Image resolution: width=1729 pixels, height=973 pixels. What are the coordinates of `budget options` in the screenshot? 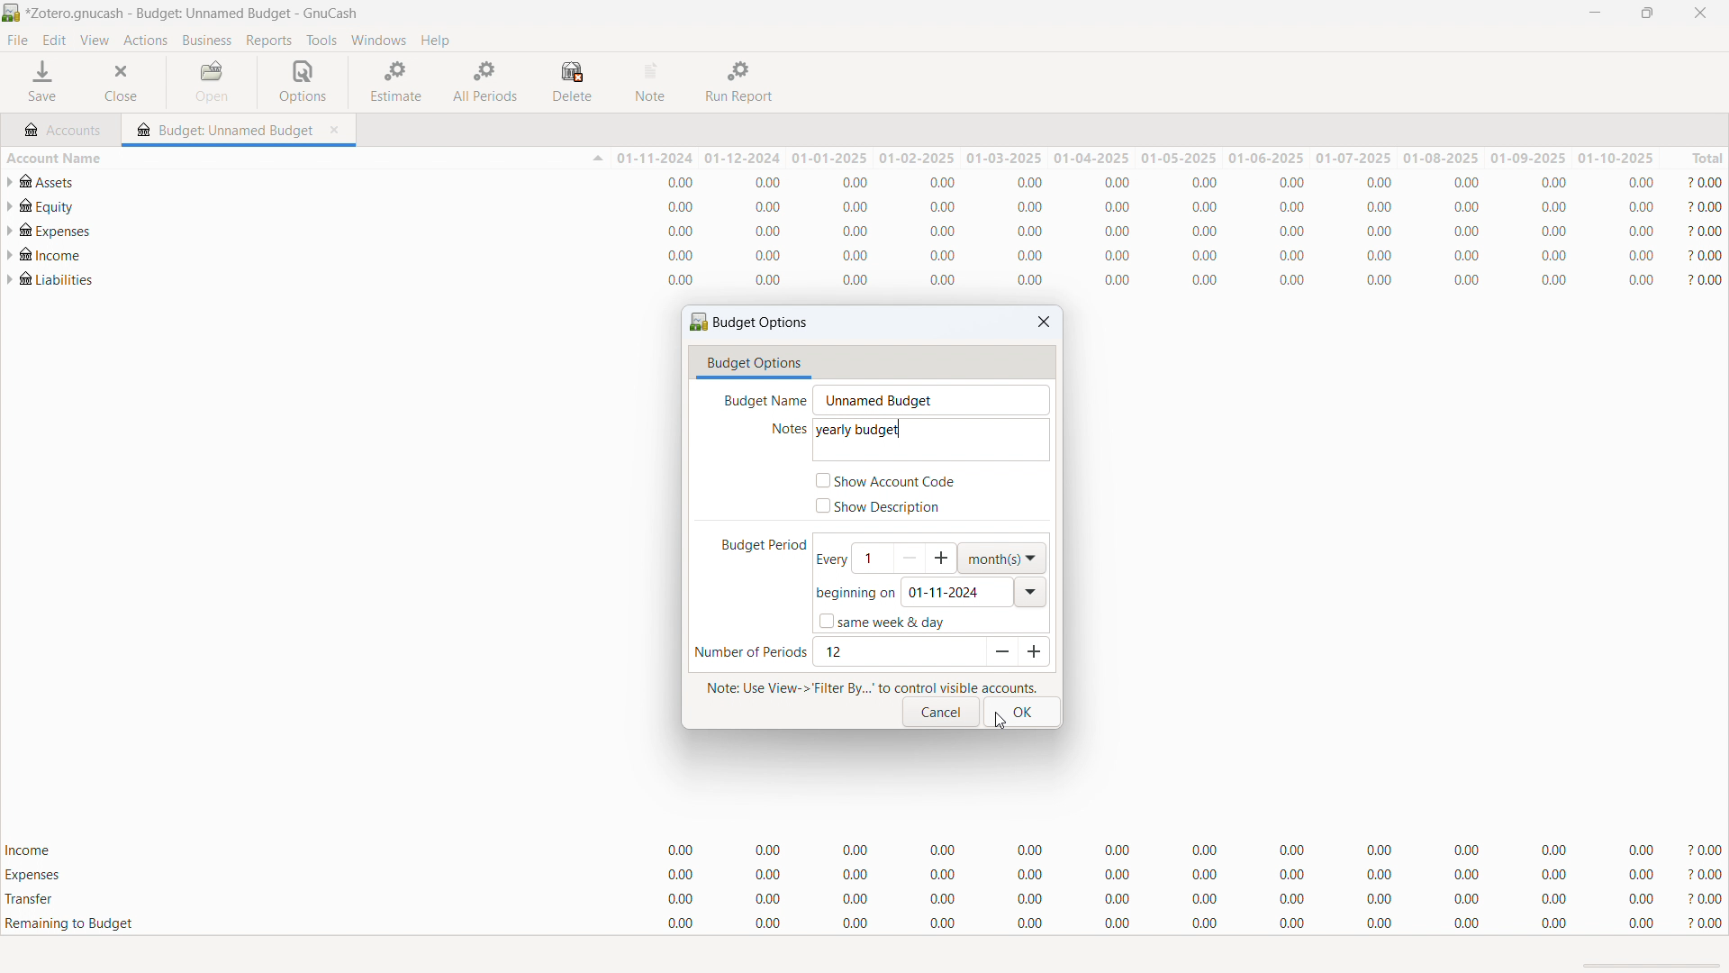 It's located at (754, 364).